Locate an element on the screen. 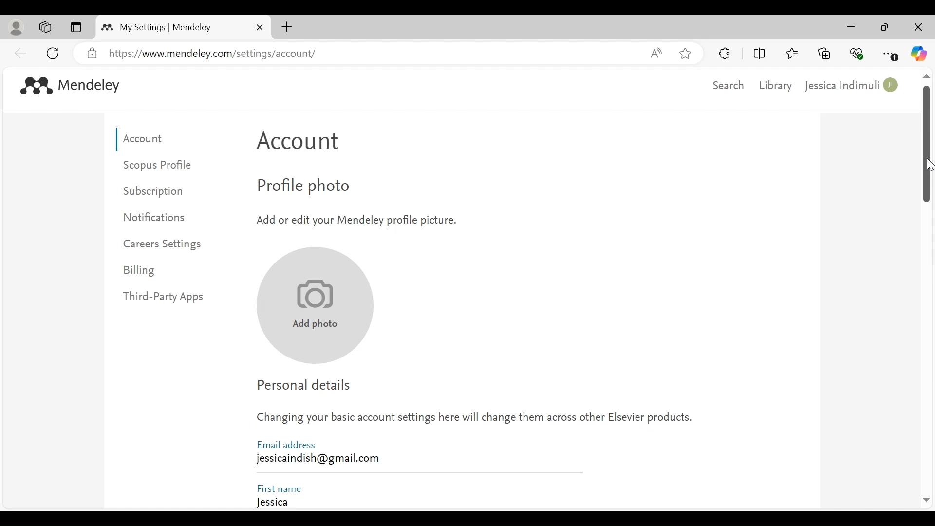 The image size is (935, 526). New Tab is located at coordinates (287, 27).